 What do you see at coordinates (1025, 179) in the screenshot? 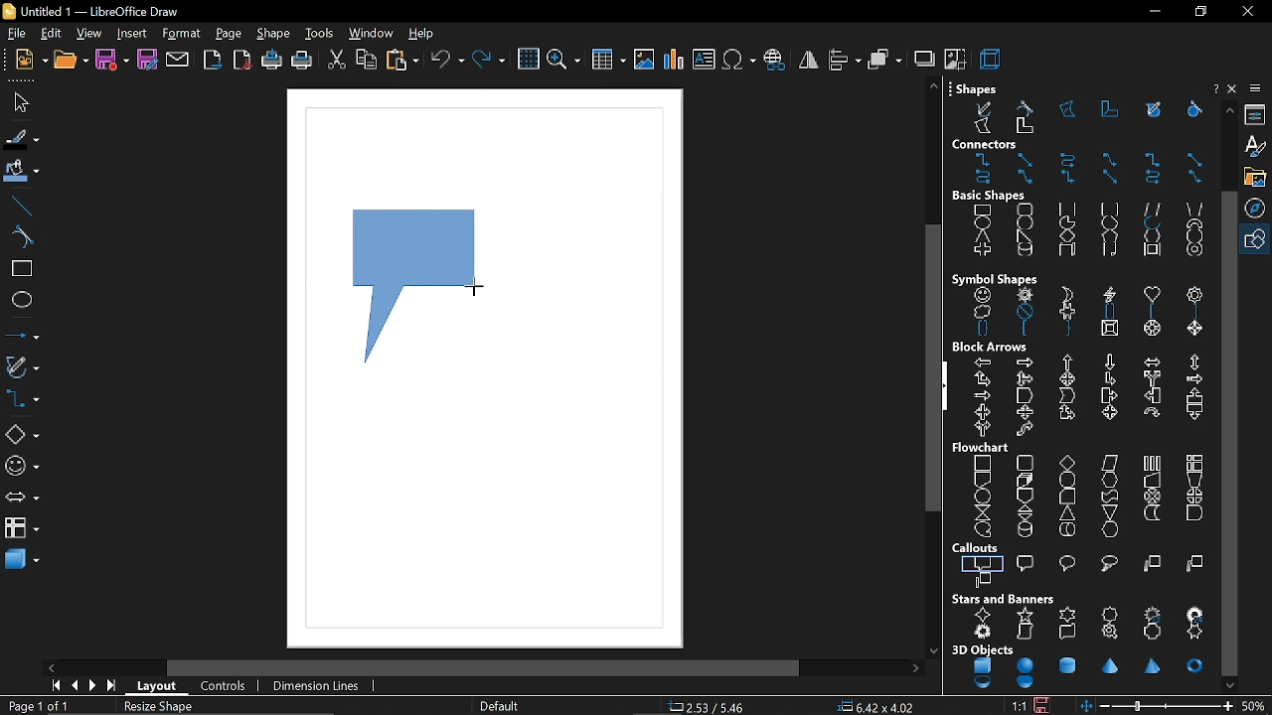
I see `line connector` at bounding box center [1025, 179].